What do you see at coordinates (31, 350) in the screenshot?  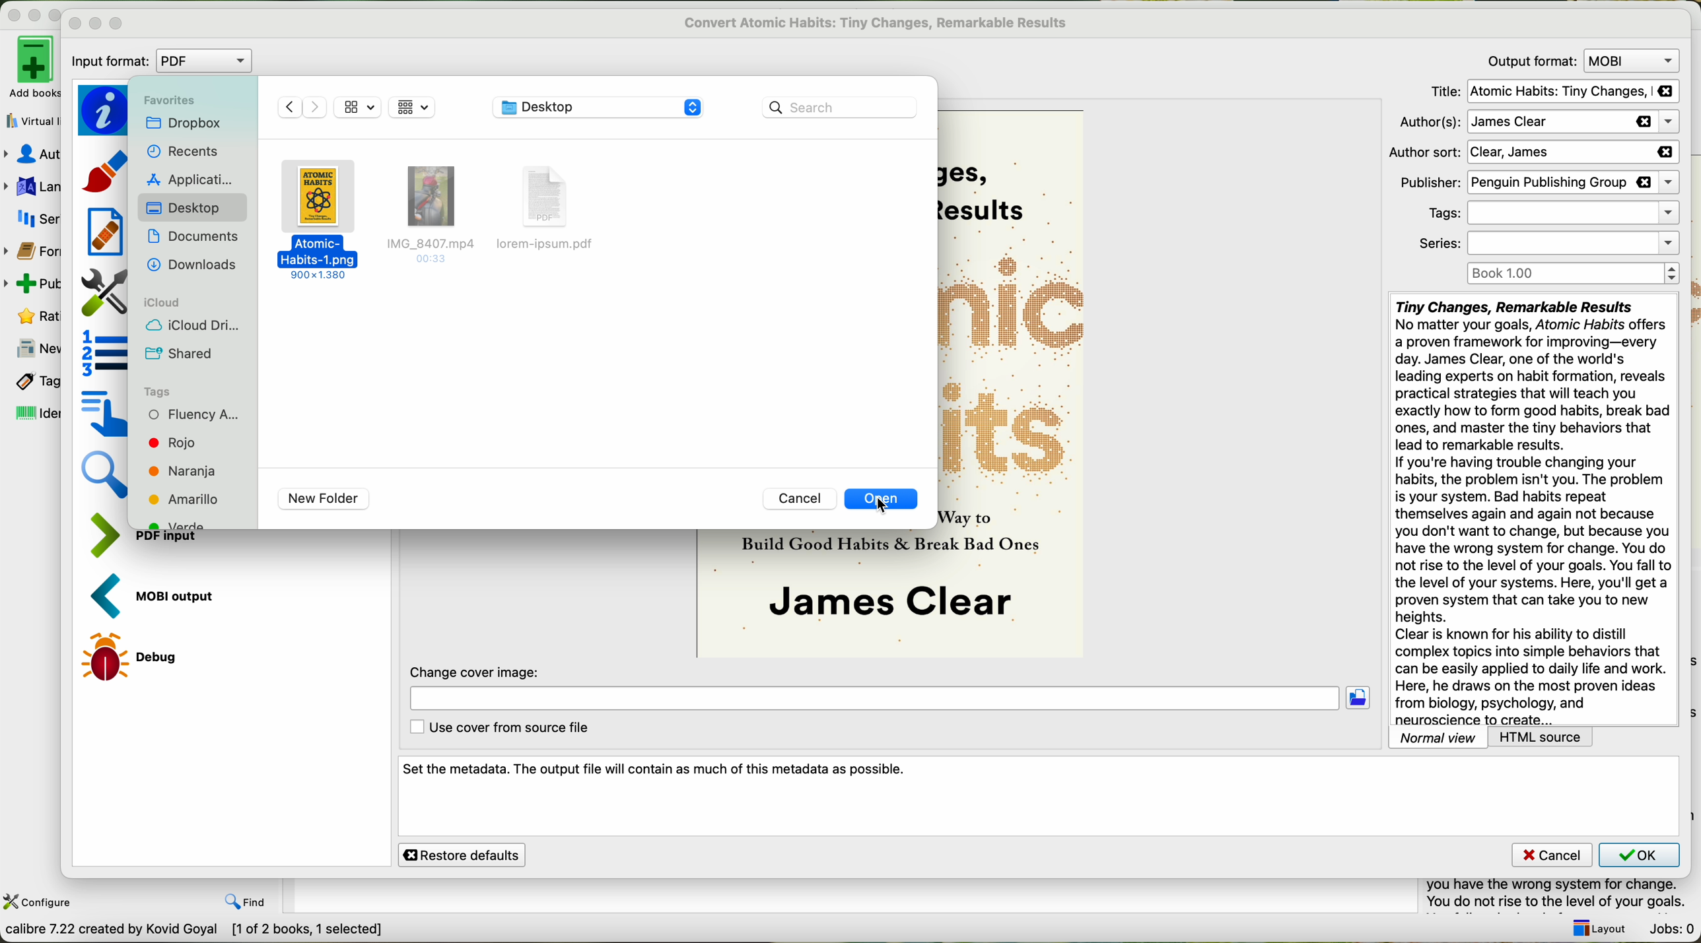 I see `news` at bounding box center [31, 350].